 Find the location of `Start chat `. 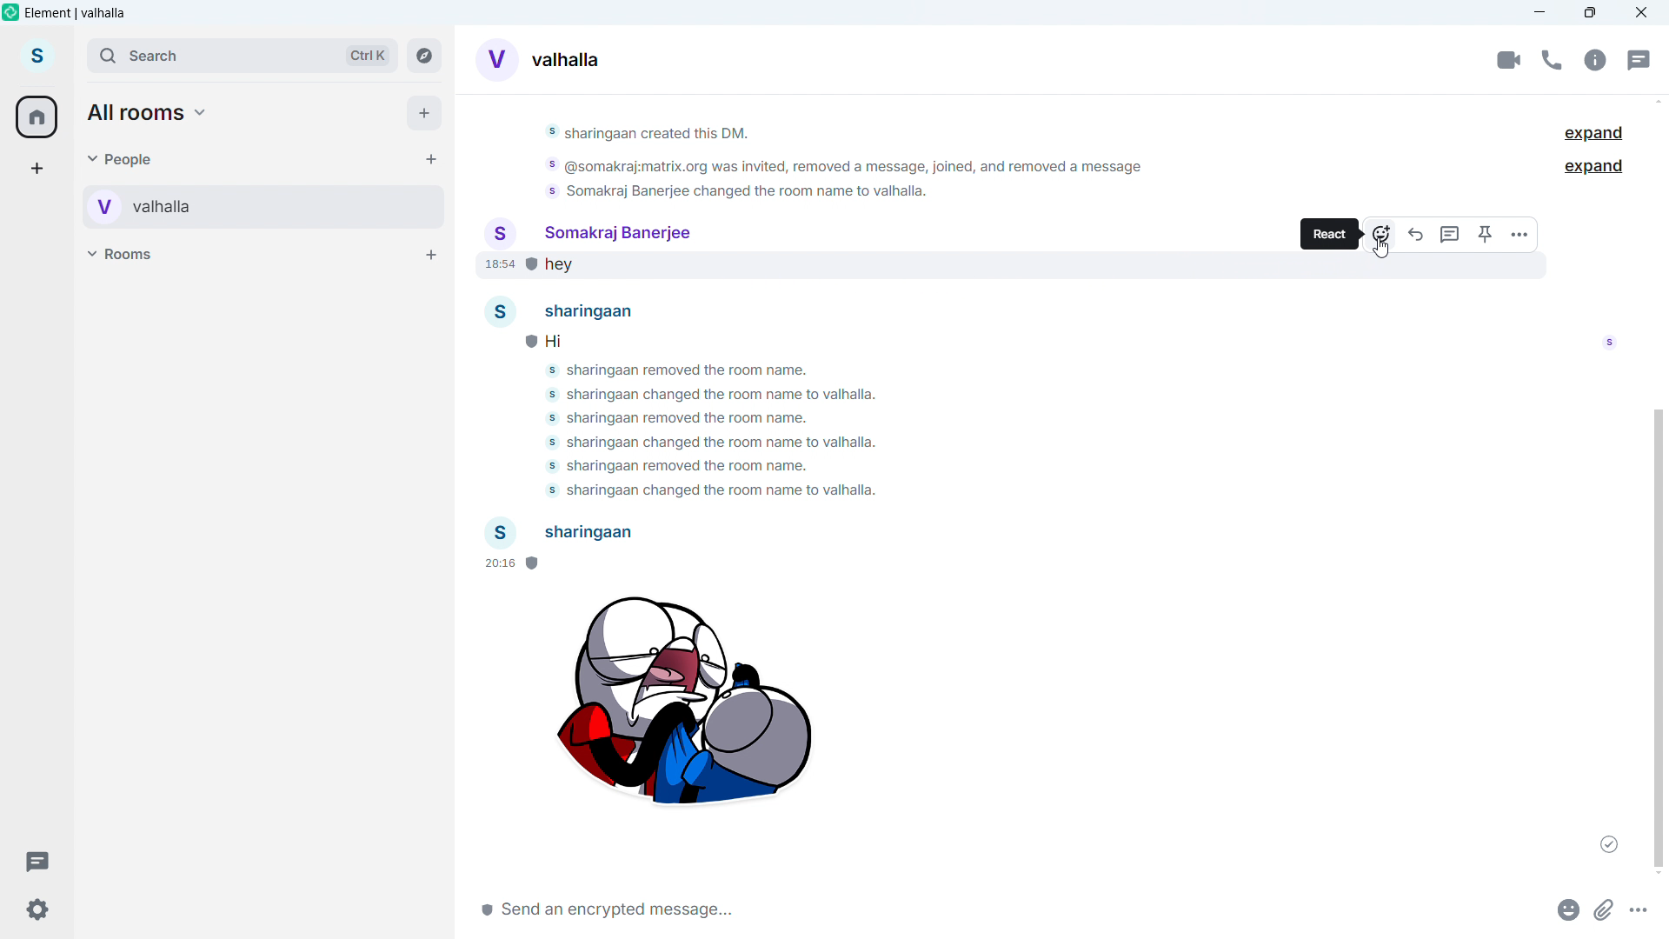

Start chat  is located at coordinates (429, 158).